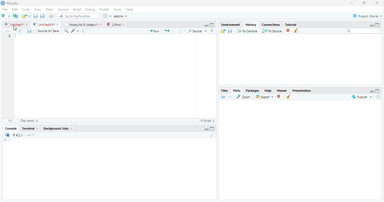  What do you see at coordinates (105, 9) in the screenshot?
I see `Profile` at bounding box center [105, 9].